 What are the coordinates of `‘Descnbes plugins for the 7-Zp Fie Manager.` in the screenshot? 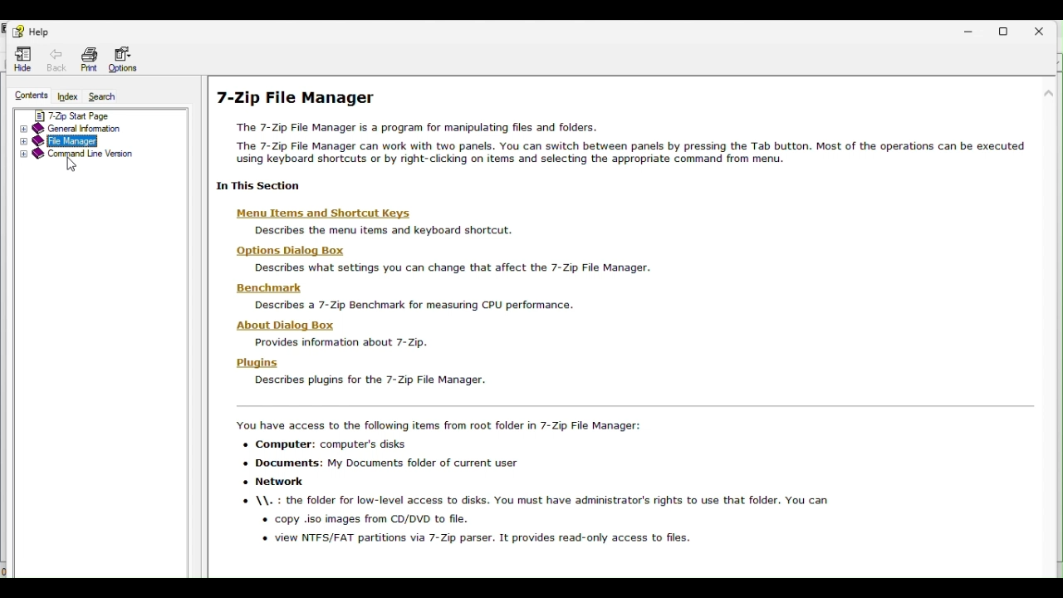 It's located at (367, 381).